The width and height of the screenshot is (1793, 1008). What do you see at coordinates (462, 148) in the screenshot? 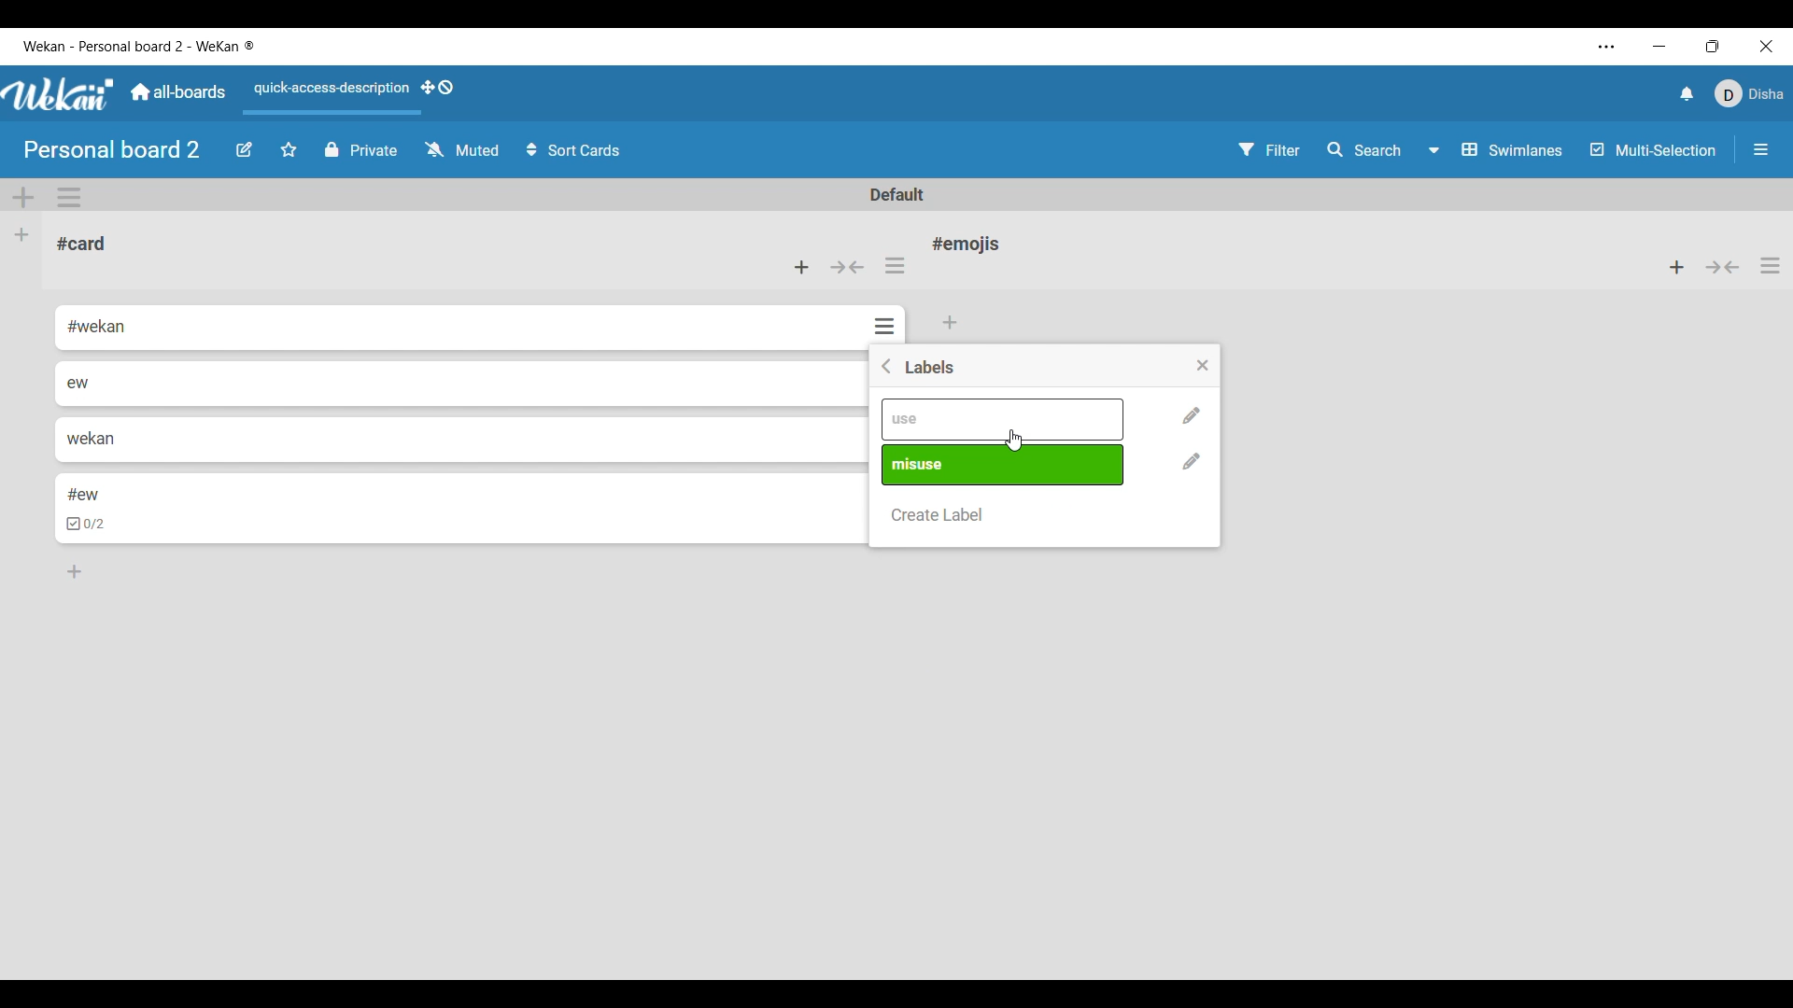
I see `Watch options` at bounding box center [462, 148].